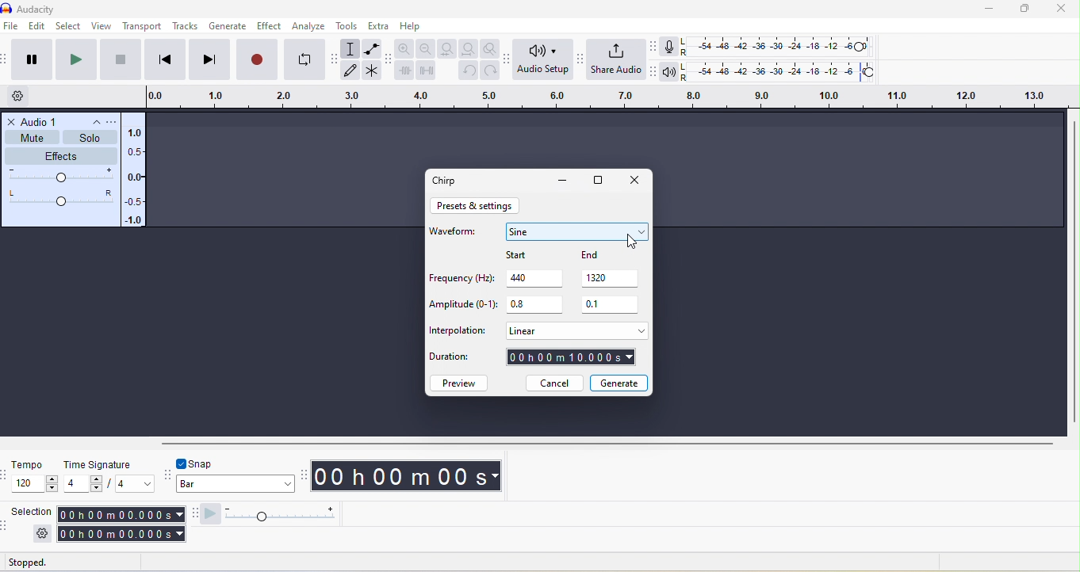  Describe the element at coordinates (468, 49) in the screenshot. I see `fit project to width` at that location.